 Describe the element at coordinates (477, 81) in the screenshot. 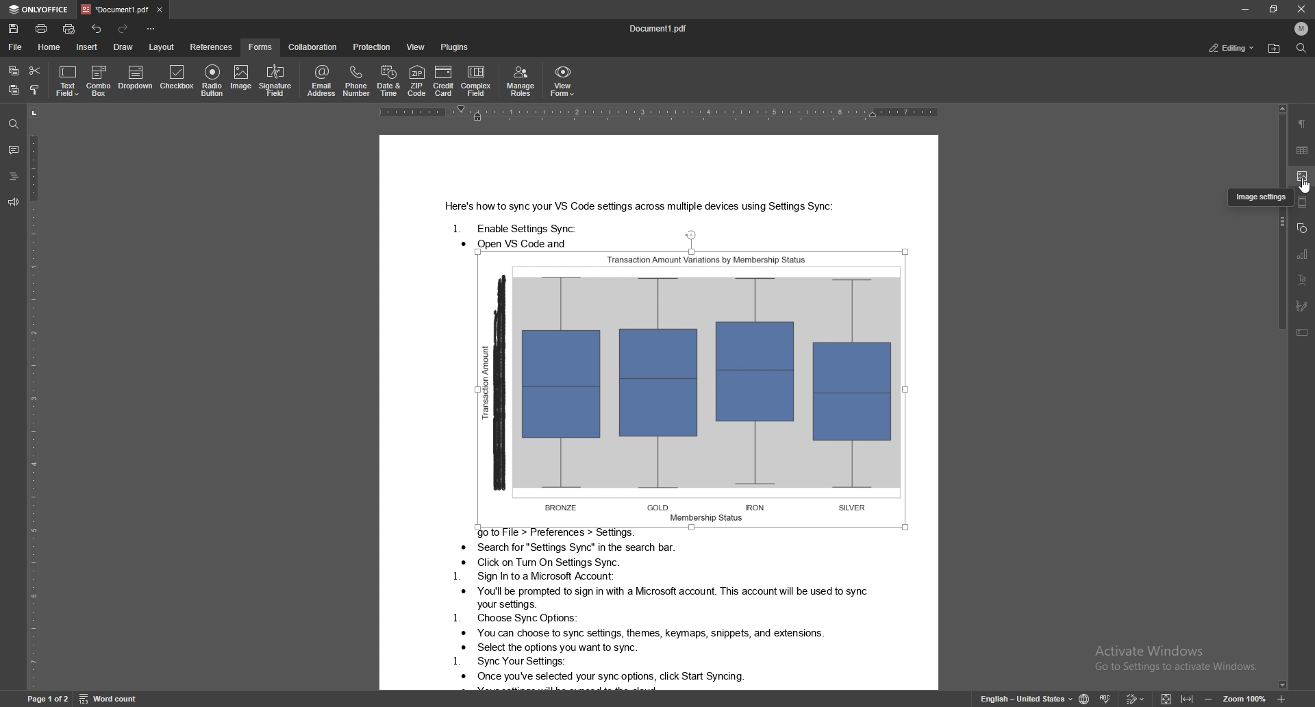

I see `complex field` at that location.